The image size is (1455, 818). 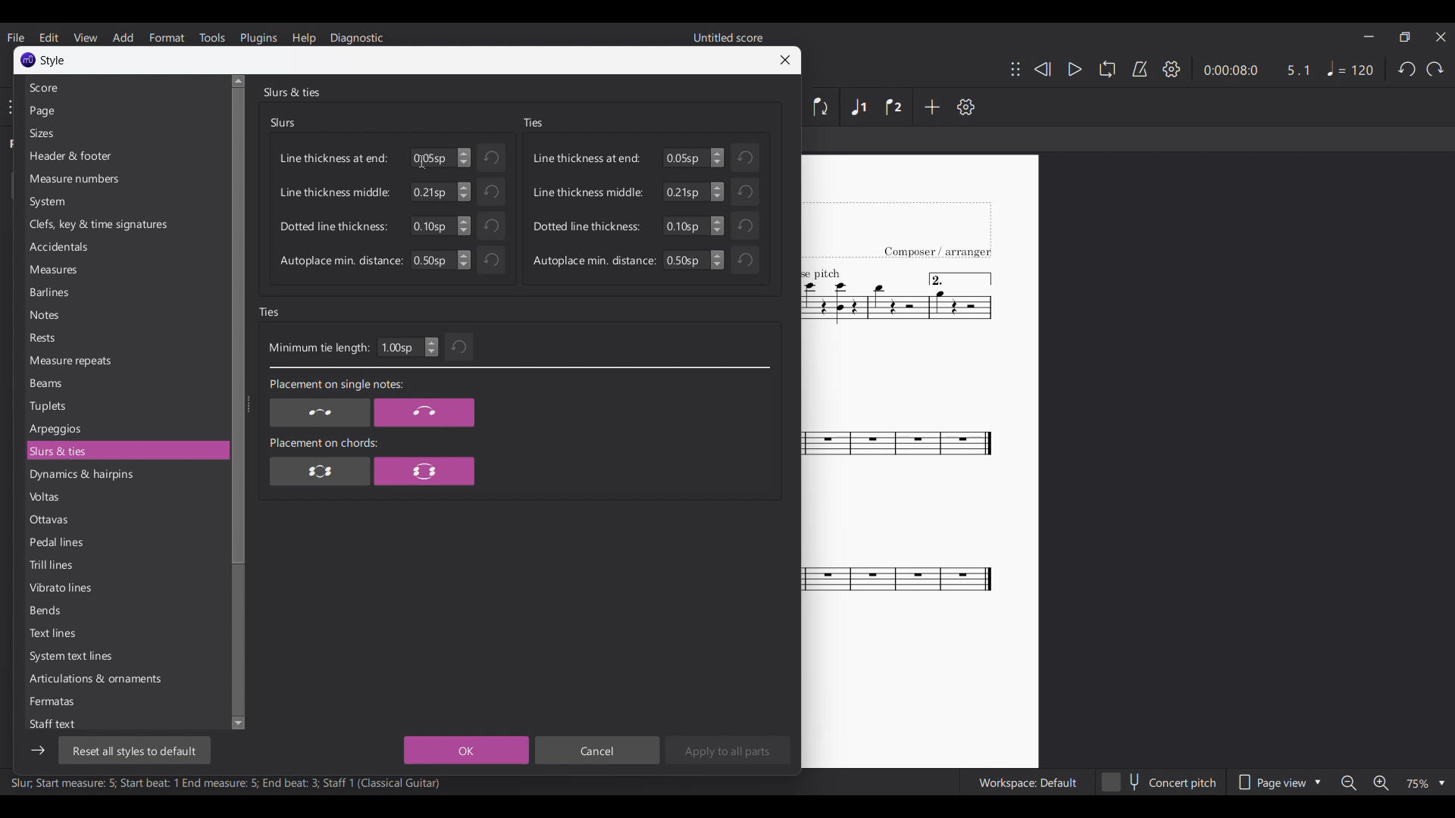 What do you see at coordinates (125, 520) in the screenshot?
I see `Ottavas` at bounding box center [125, 520].